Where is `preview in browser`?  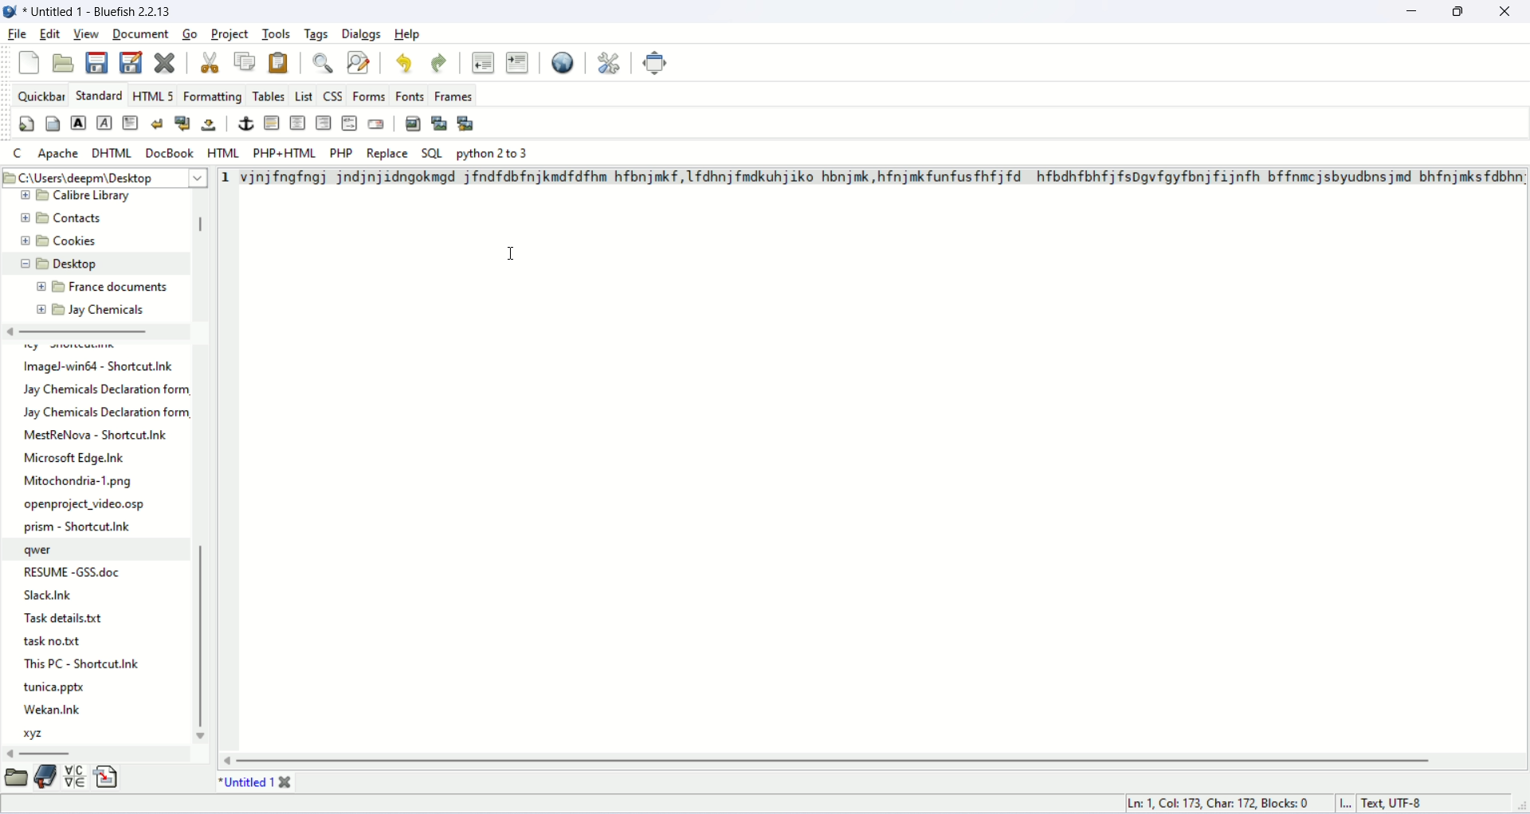
preview in browser is located at coordinates (563, 63).